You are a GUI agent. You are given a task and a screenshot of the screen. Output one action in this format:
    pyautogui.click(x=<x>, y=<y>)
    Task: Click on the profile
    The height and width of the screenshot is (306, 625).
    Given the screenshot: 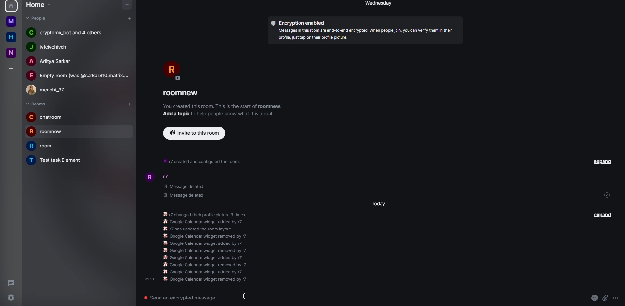 What is the action you would take?
    pyautogui.click(x=172, y=70)
    